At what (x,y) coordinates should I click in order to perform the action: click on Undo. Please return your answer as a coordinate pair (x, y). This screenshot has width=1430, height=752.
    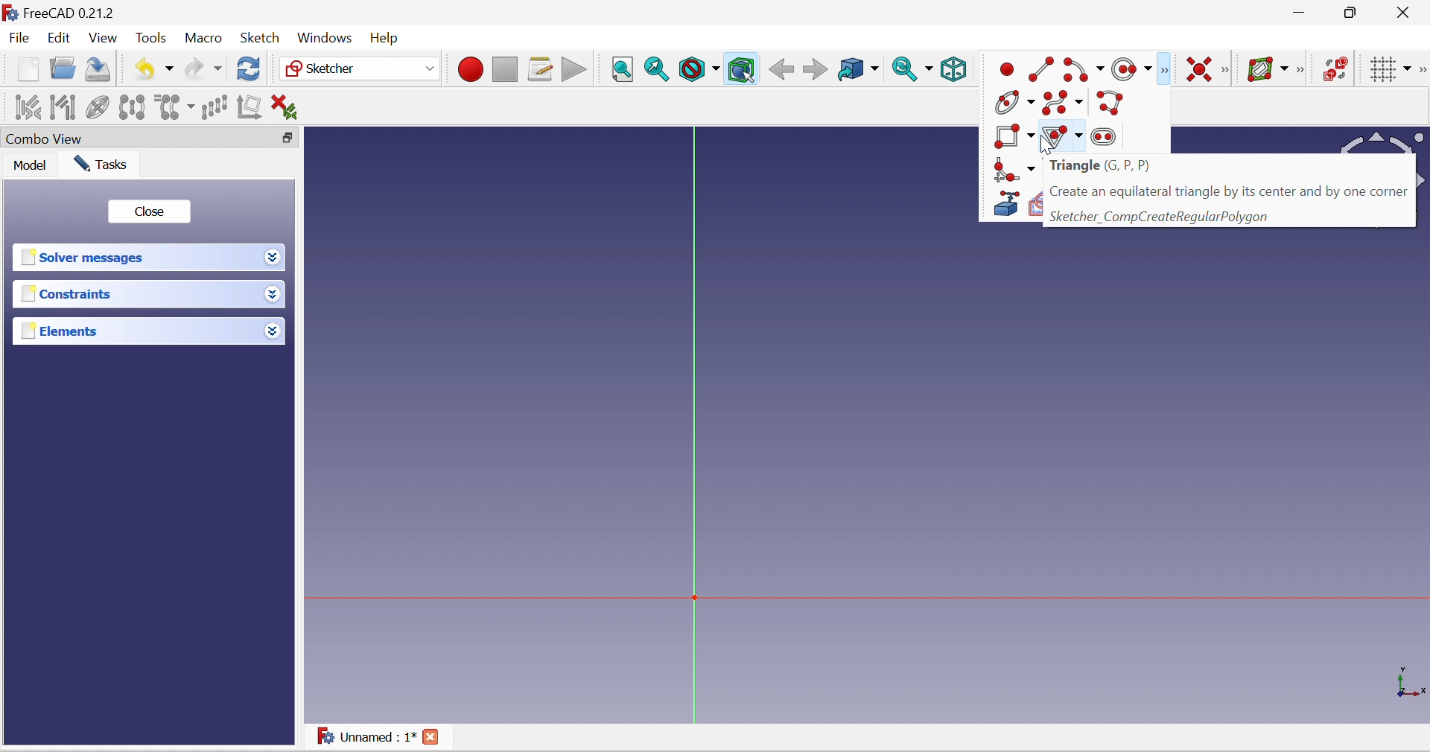
    Looking at the image, I should click on (153, 70).